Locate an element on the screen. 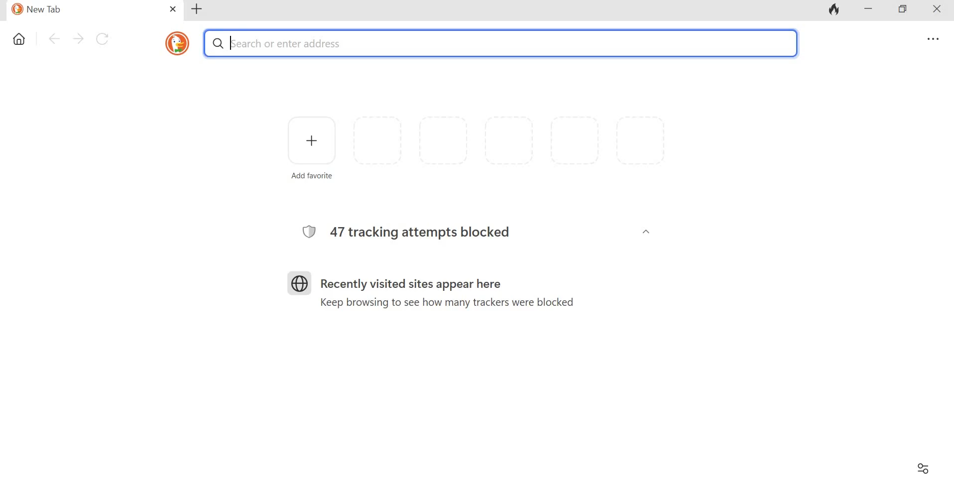  Keep browsing to see how many trackers were blocked is located at coordinates (448, 303).